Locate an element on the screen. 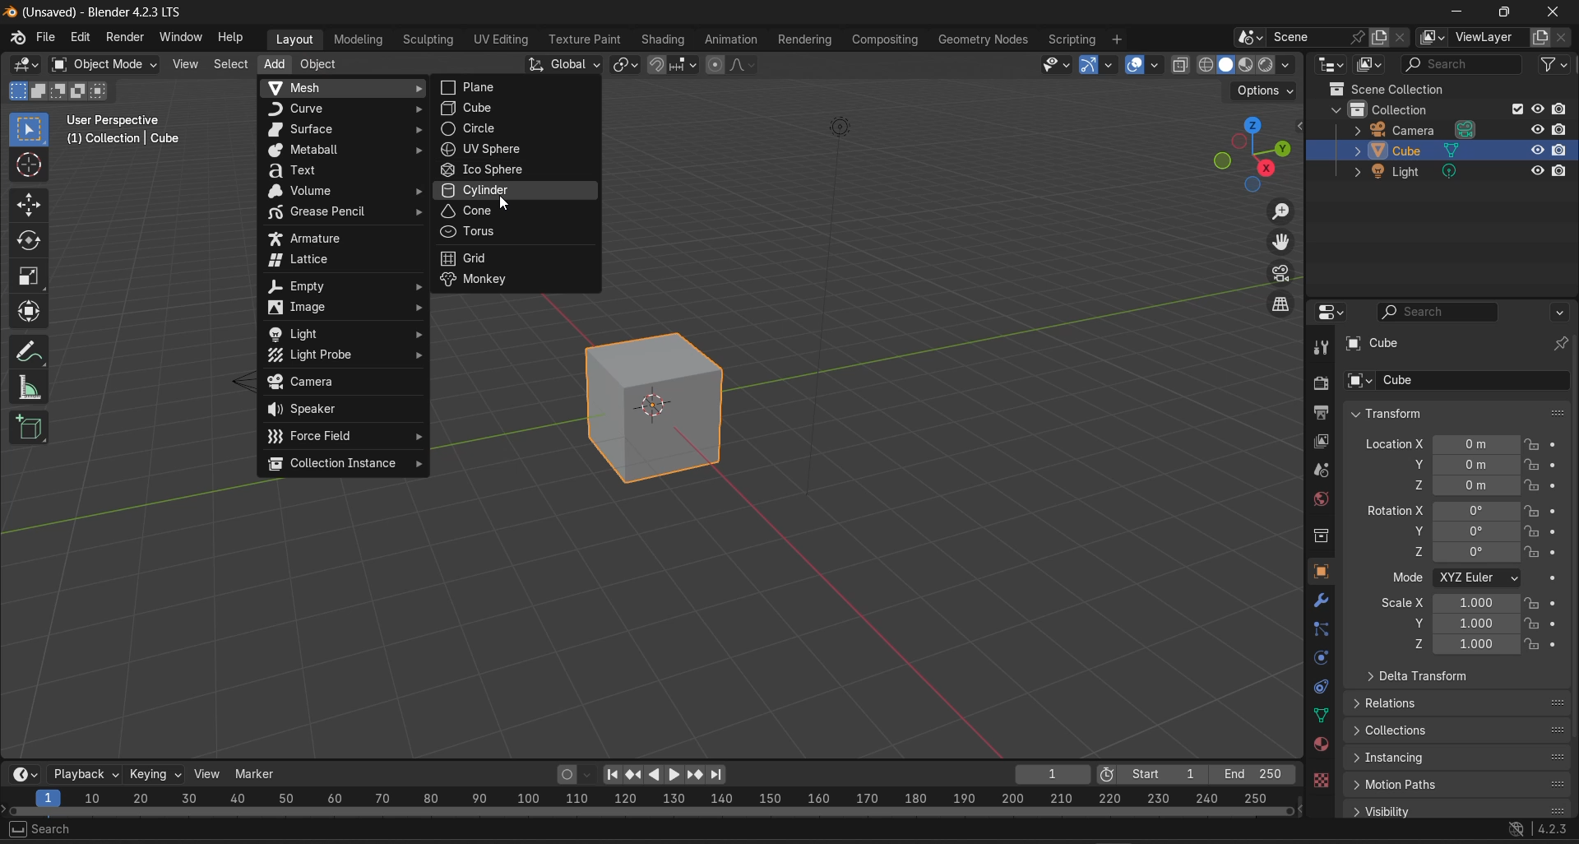 The width and height of the screenshot is (1579, 844). name scene data-block is located at coordinates (1308, 38).